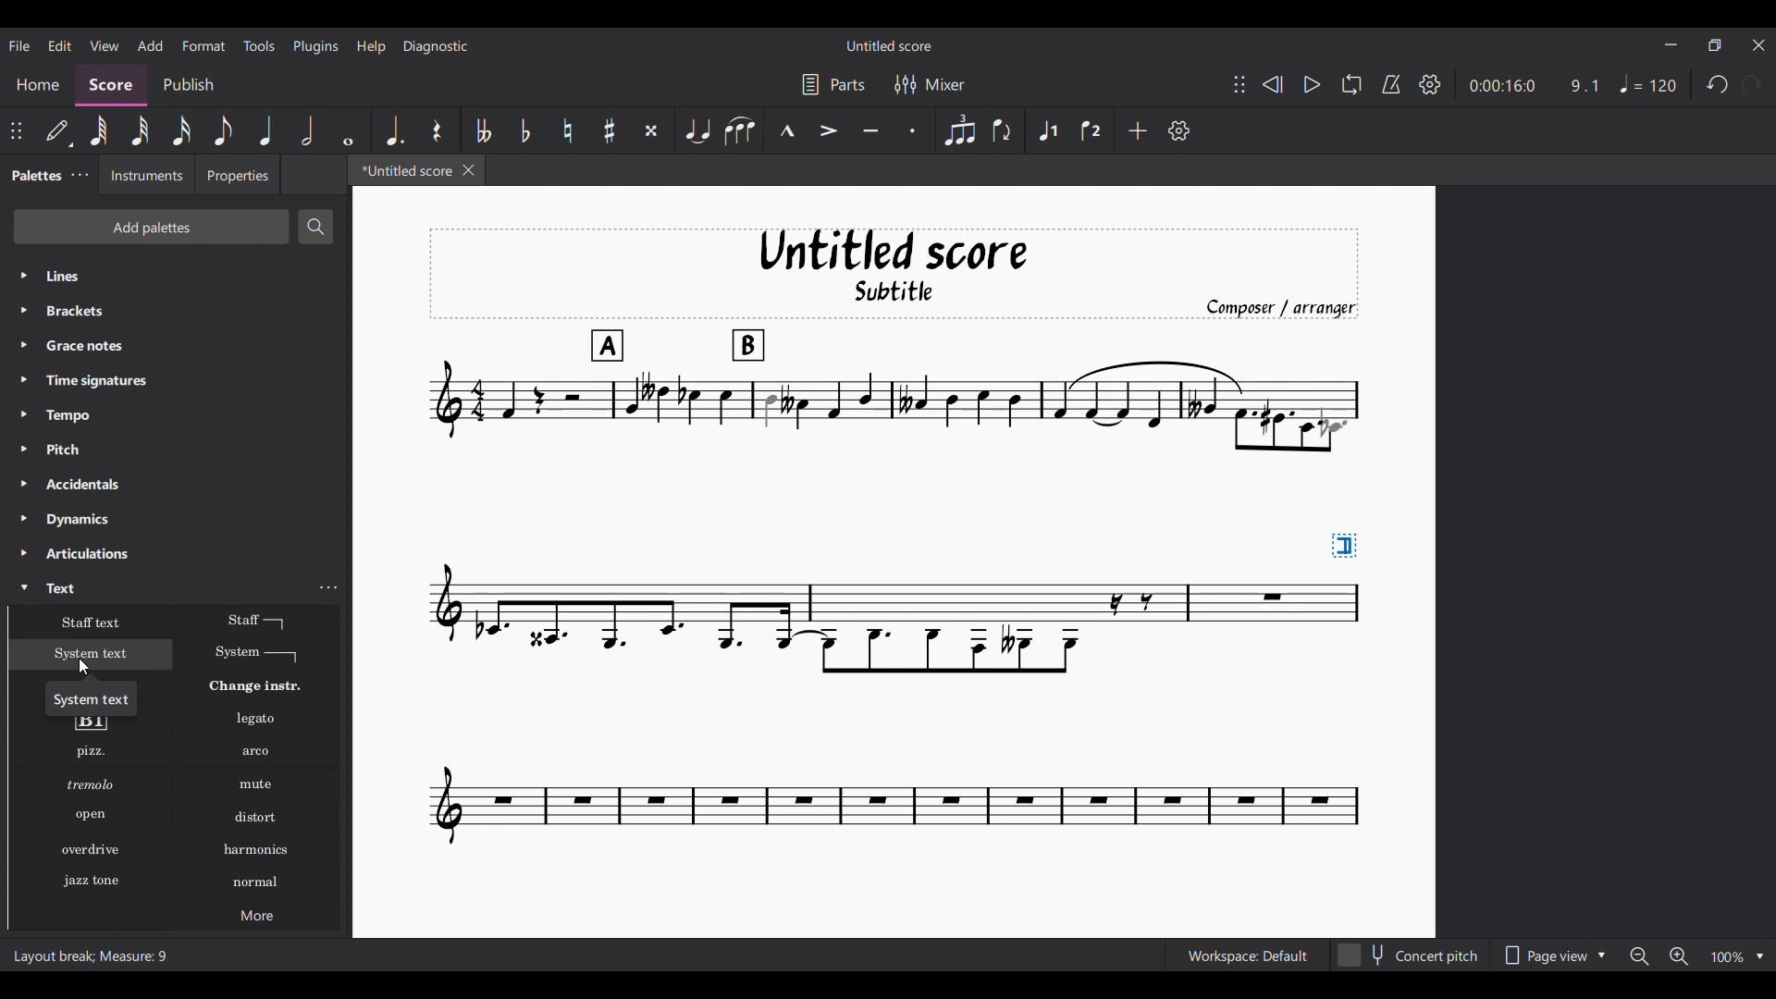 The image size is (1776, 999). I want to click on Redo, so click(1751, 84).